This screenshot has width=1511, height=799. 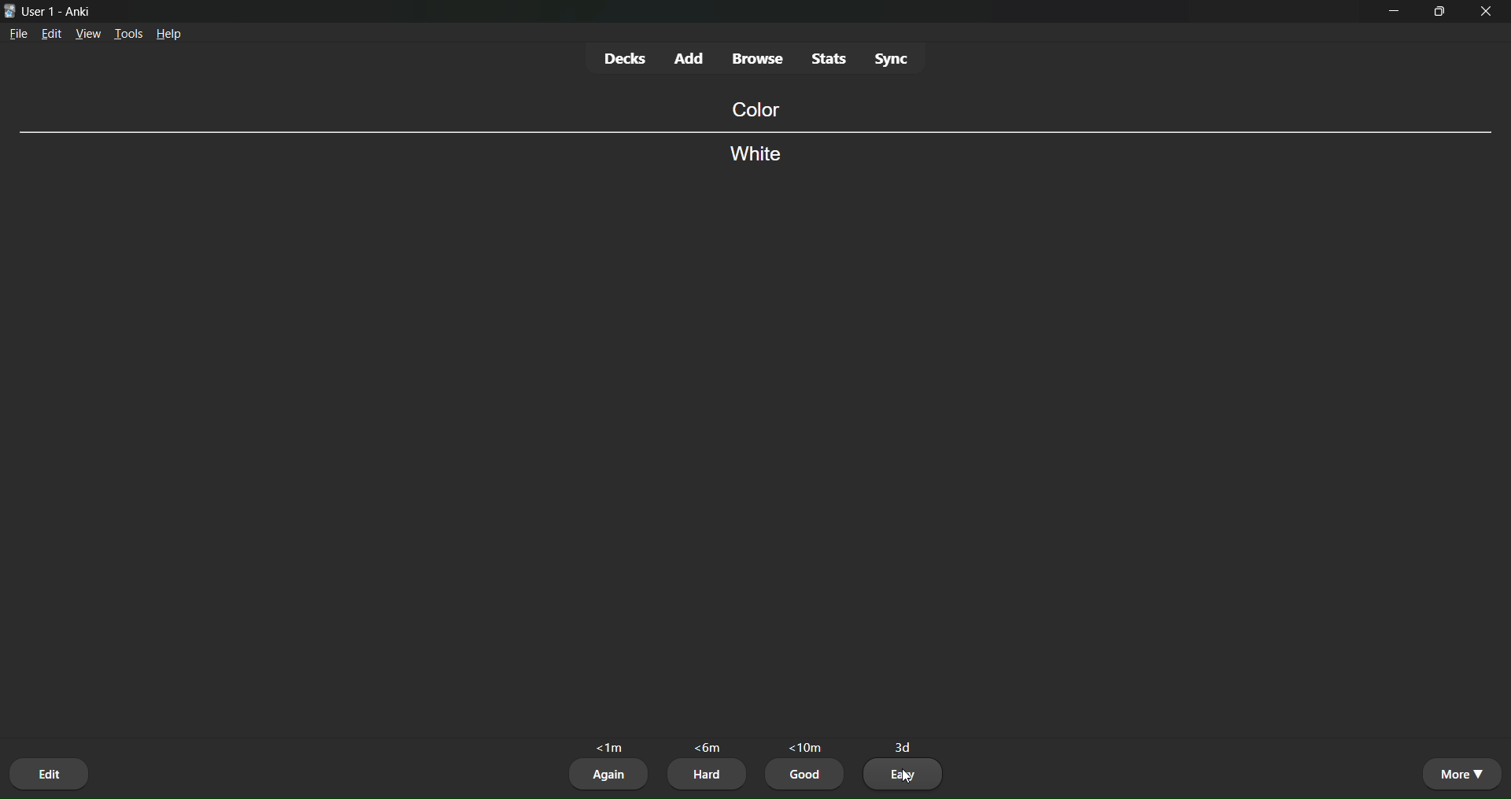 I want to click on tools, so click(x=130, y=31).